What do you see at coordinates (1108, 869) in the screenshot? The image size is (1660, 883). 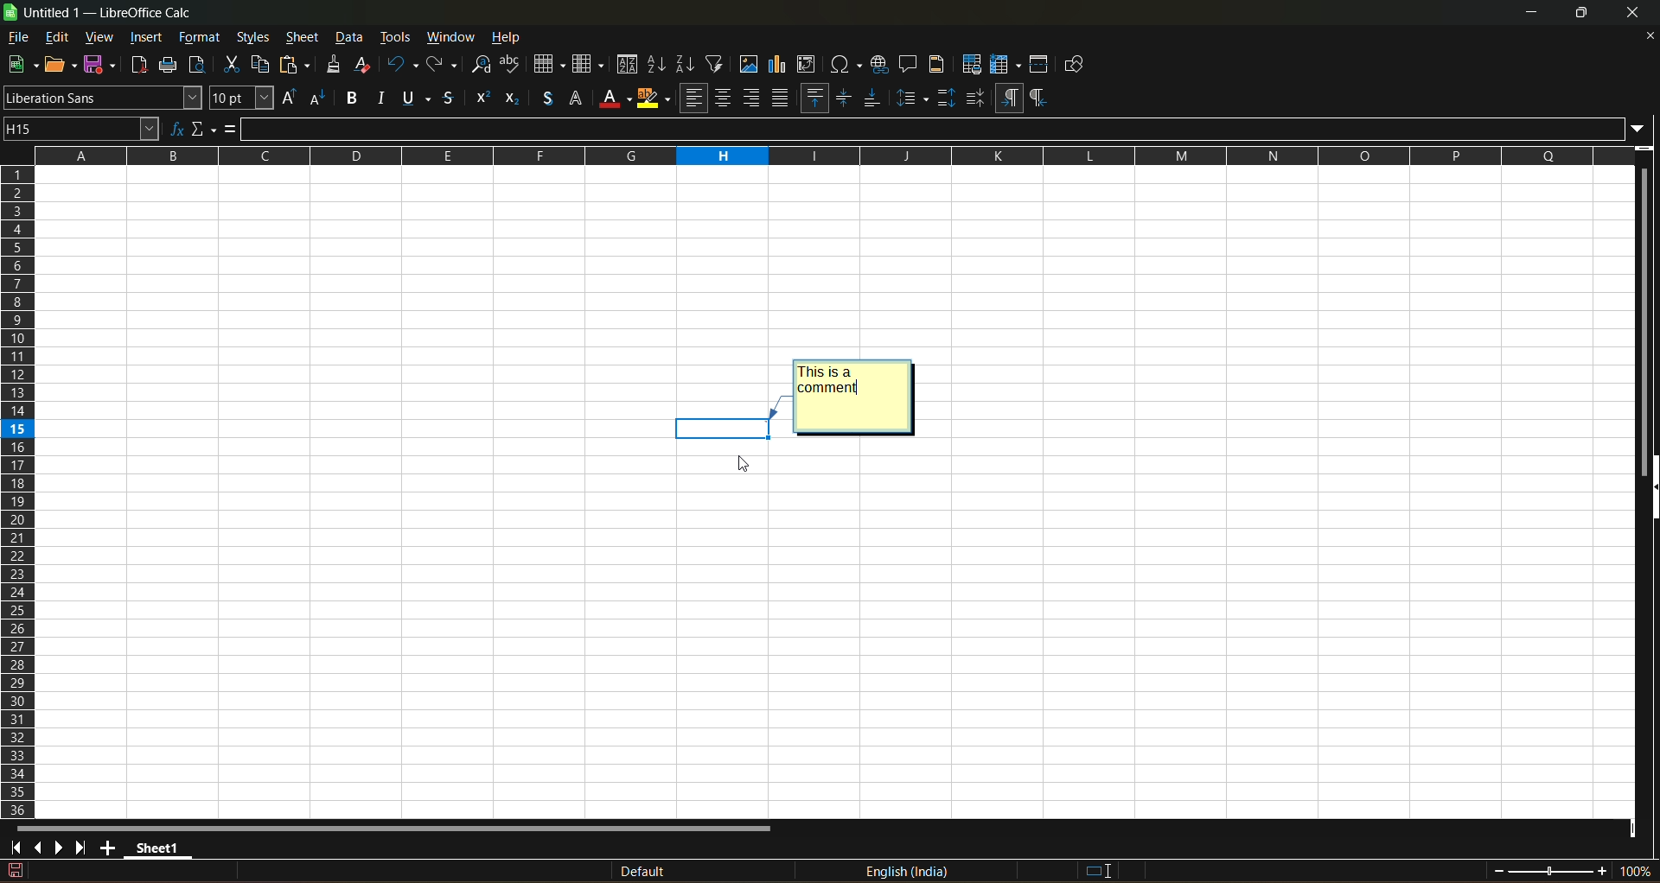 I see `standard selection` at bounding box center [1108, 869].